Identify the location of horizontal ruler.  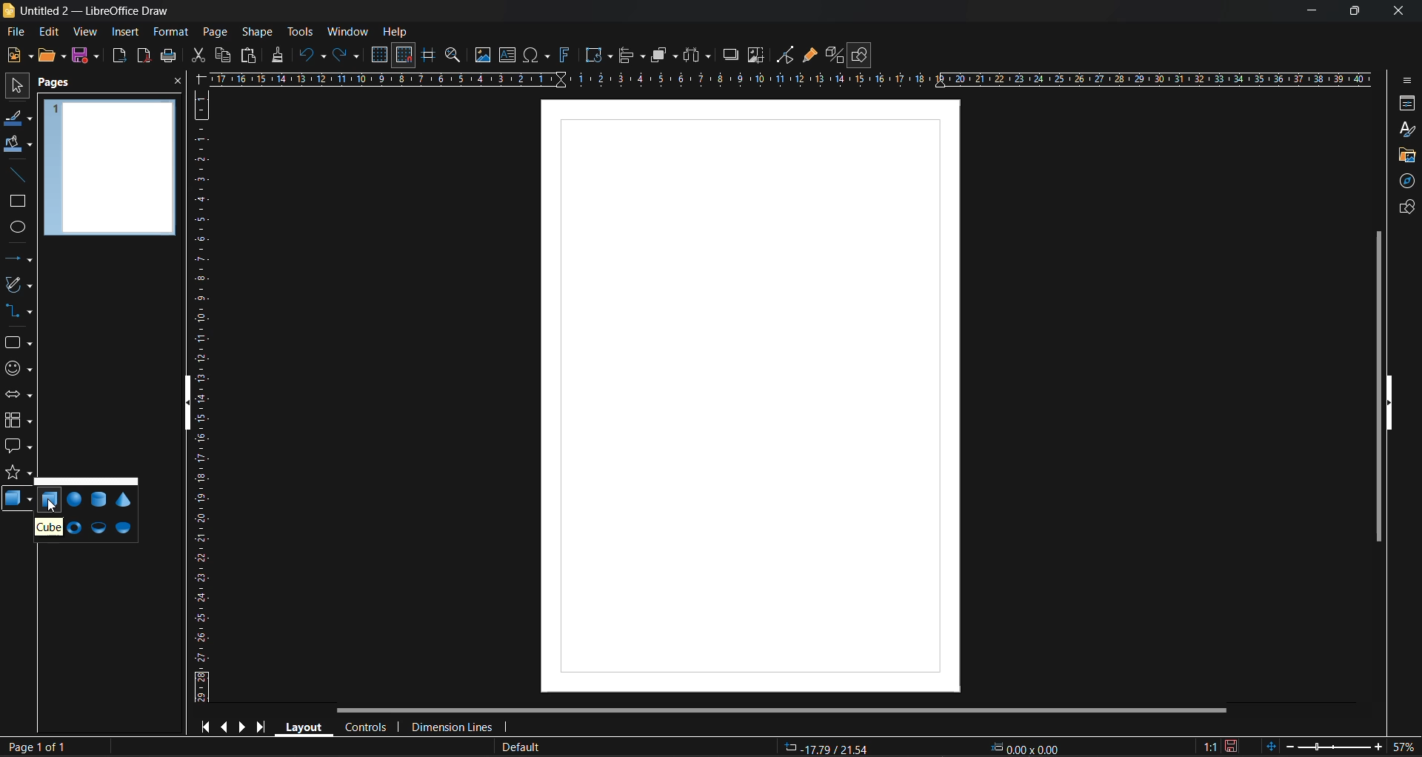
(793, 81).